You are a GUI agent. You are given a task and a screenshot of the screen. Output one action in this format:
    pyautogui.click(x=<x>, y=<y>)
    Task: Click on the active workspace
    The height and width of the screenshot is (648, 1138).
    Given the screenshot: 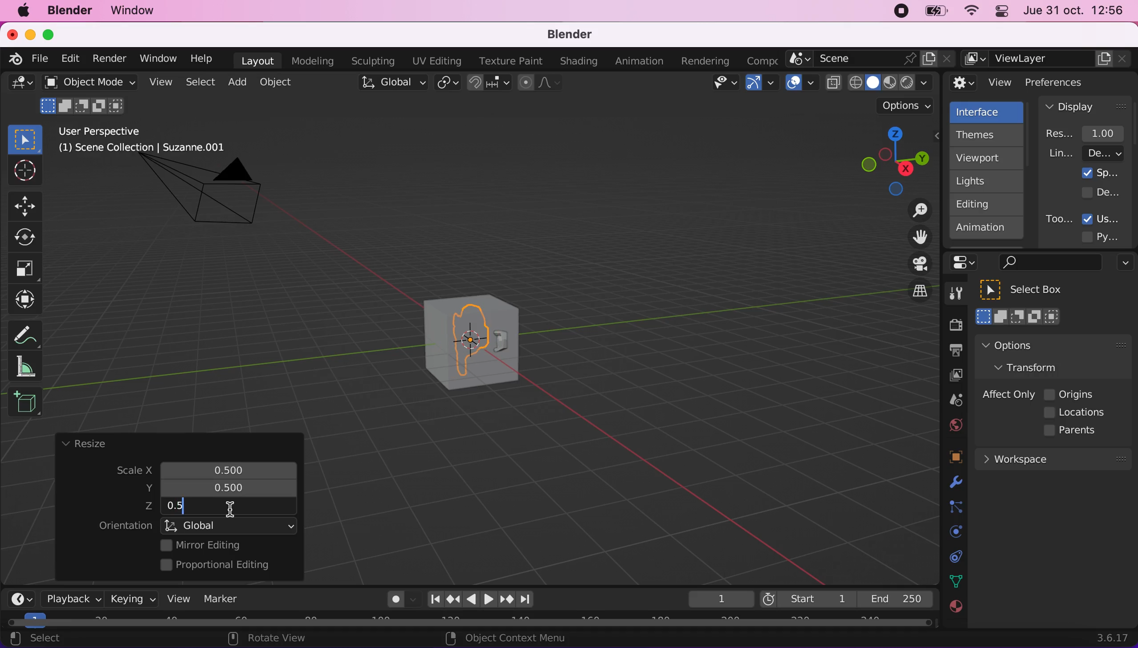 What is the action you would take?
    pyautogui.click(x=759, y=60)
    